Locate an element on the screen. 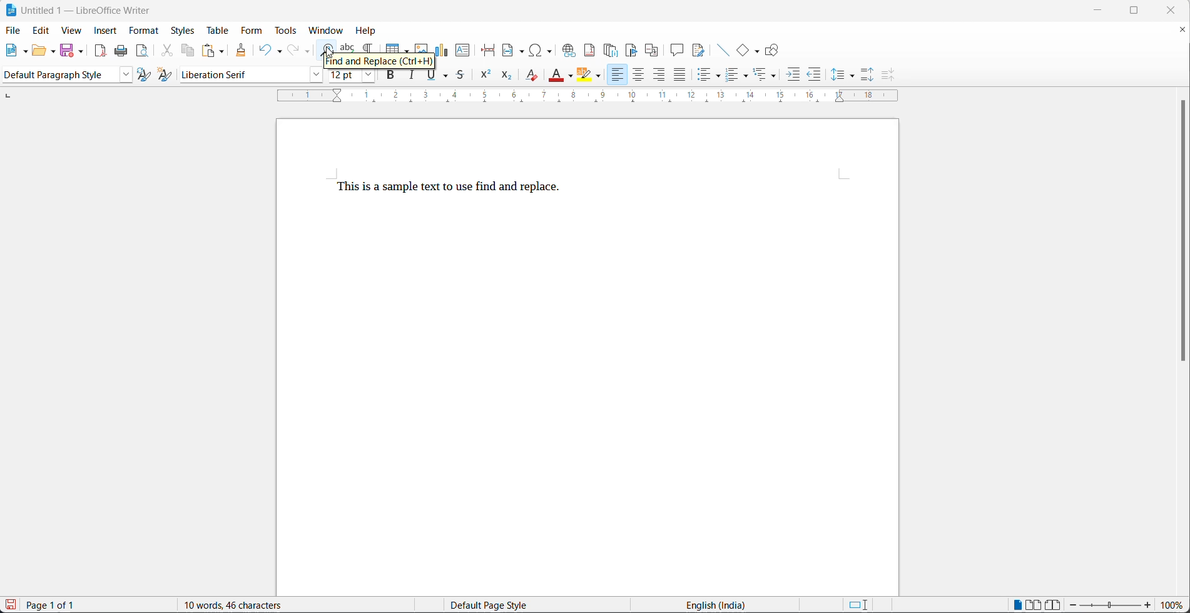 The image size is (1190, 613). create new style with selection is located at coordinates (167, 74).